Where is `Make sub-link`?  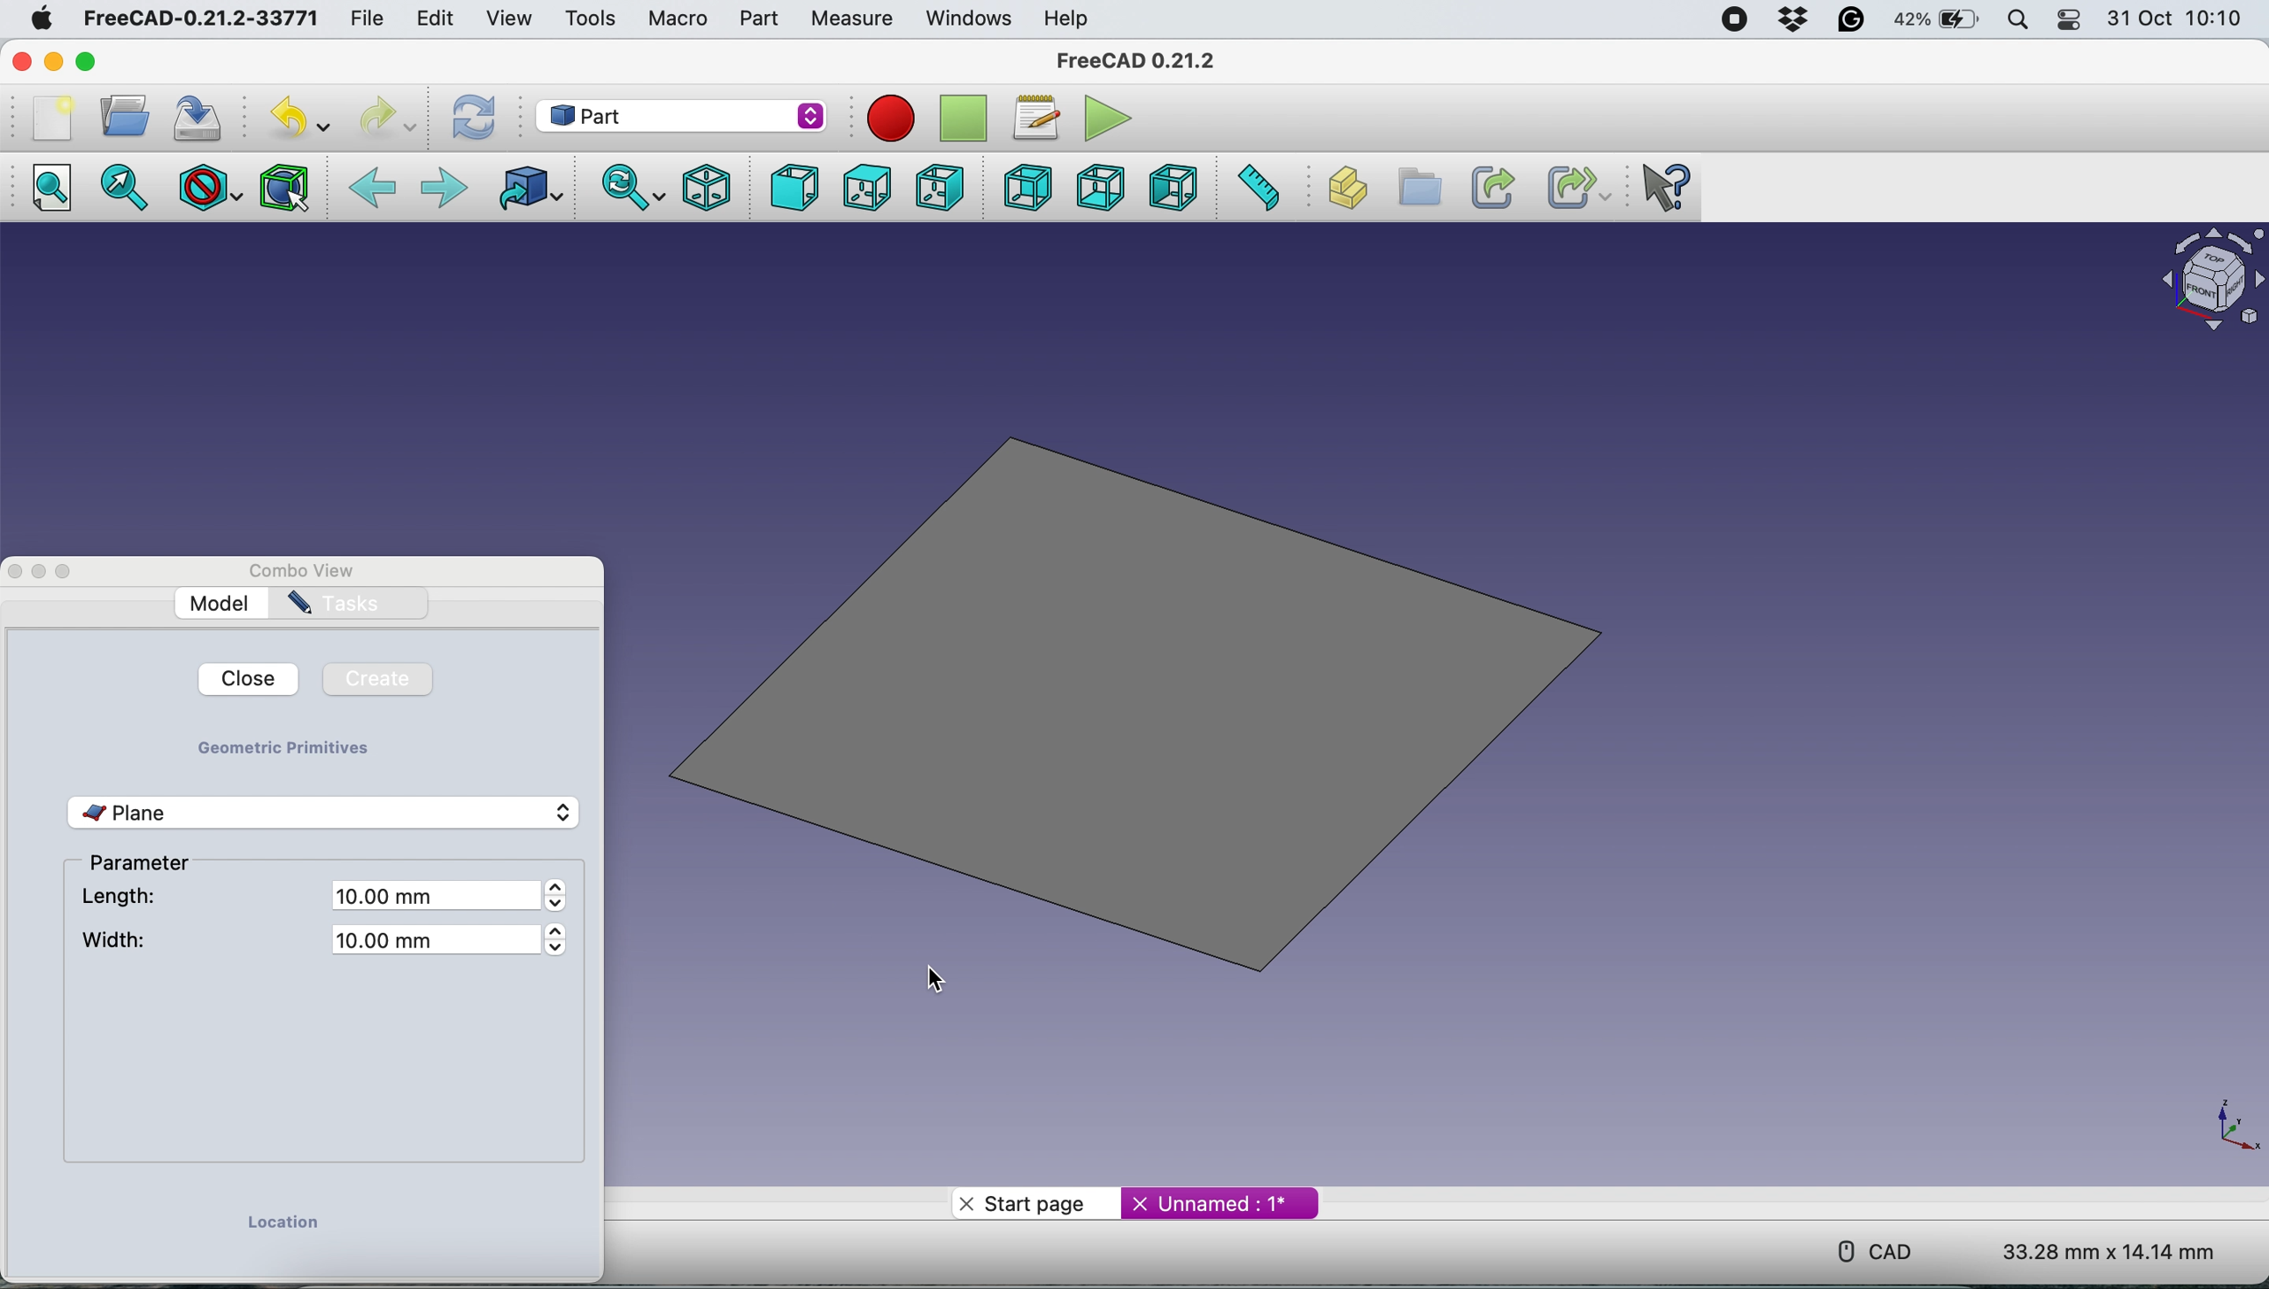 Make sub-link is located at coordinates (1568, 187).